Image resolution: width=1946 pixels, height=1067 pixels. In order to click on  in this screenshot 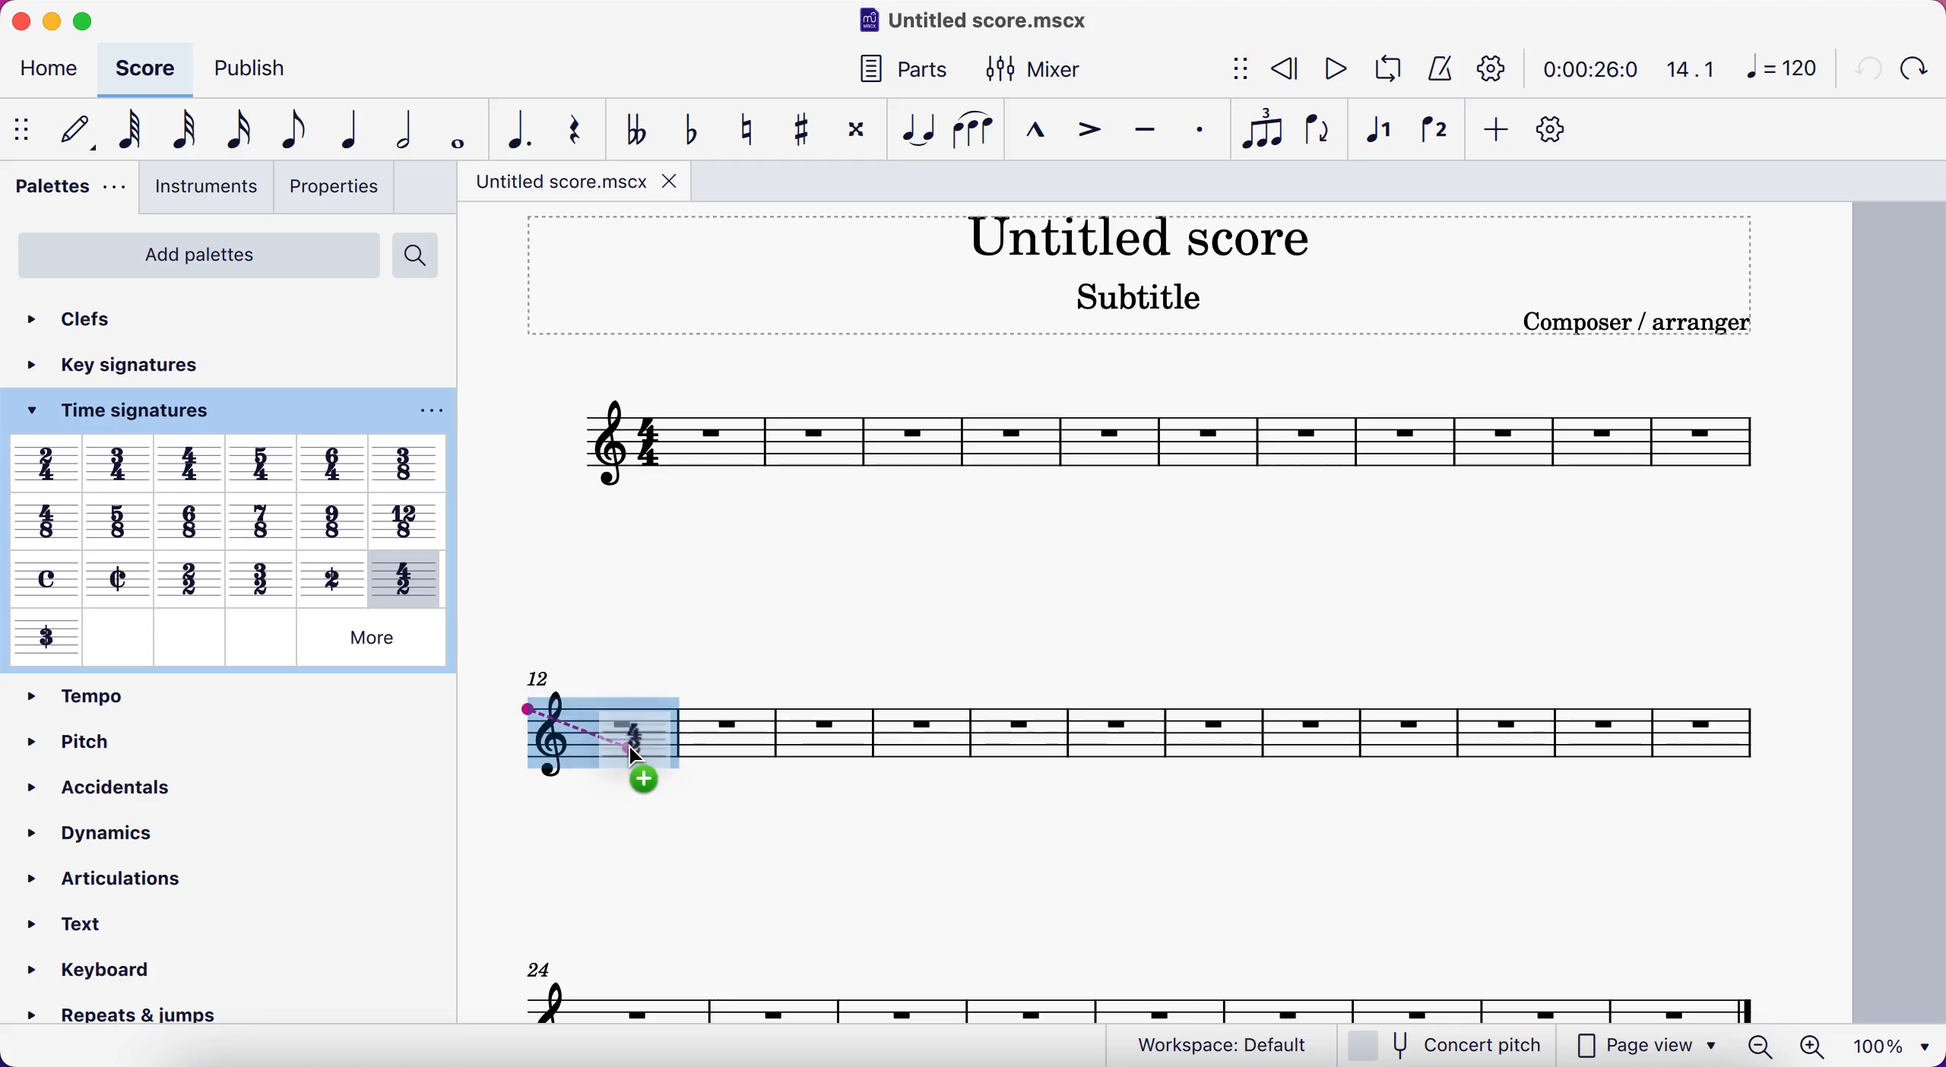, I will do `click(45, 520)`.